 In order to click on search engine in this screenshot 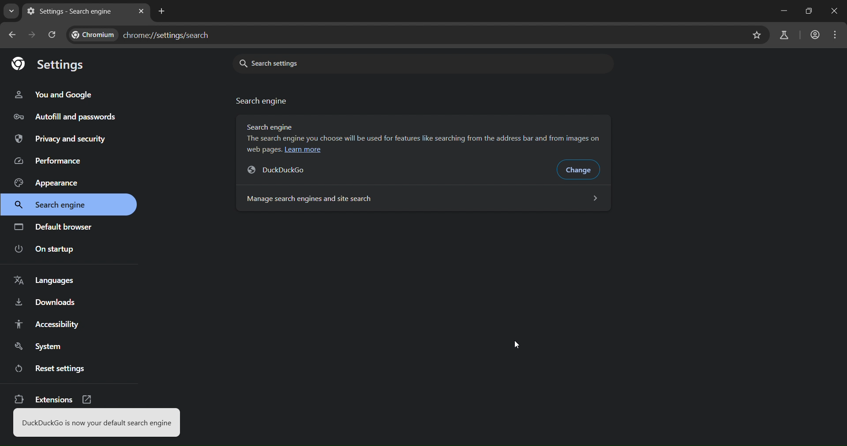, I will do `click(262, 101)`.